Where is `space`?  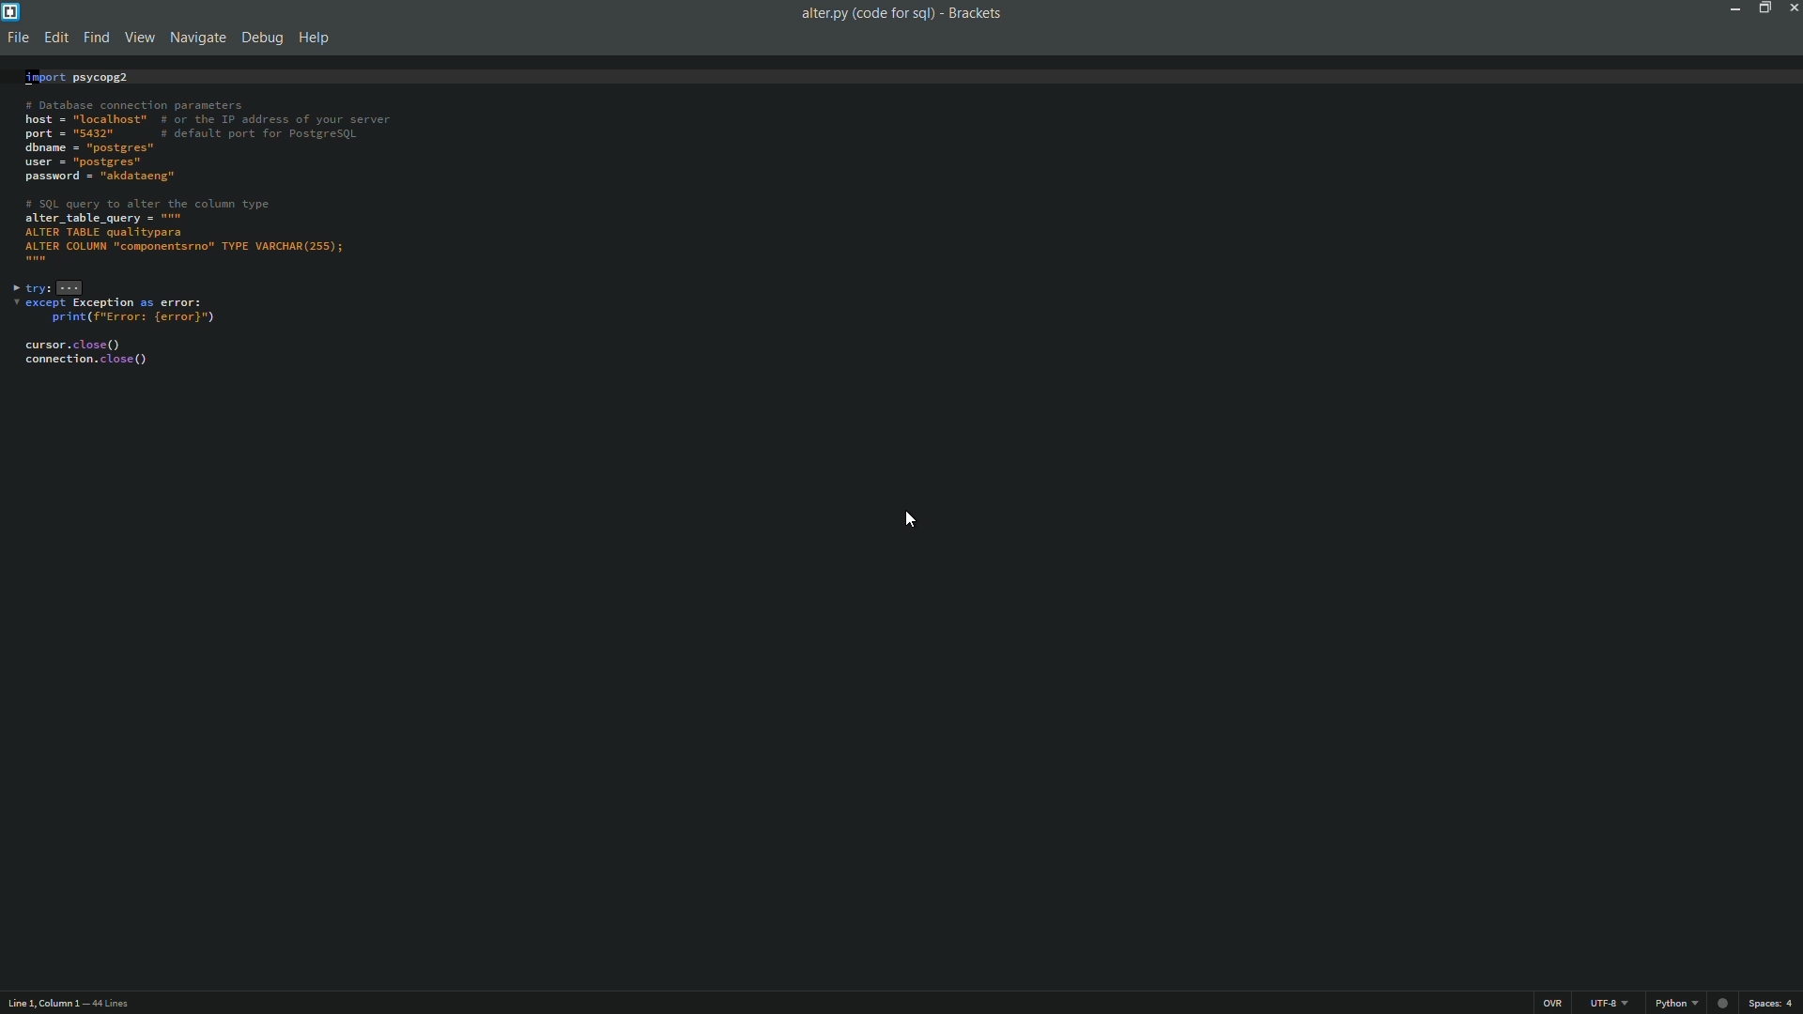
space is located at coordinates (1774, 1004).